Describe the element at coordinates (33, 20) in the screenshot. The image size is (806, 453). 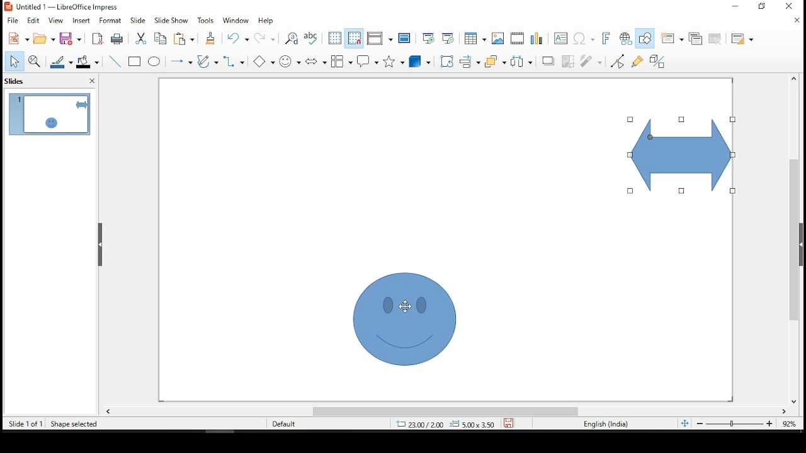
I see `edit` at that location.